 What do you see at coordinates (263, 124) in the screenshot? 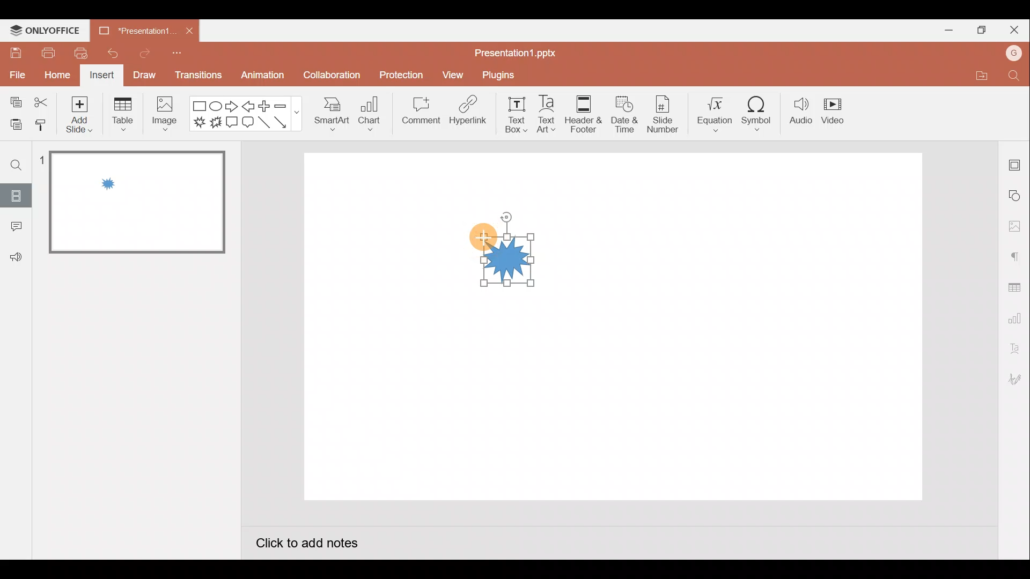
I see `Line` at bounding box center [263, 124].